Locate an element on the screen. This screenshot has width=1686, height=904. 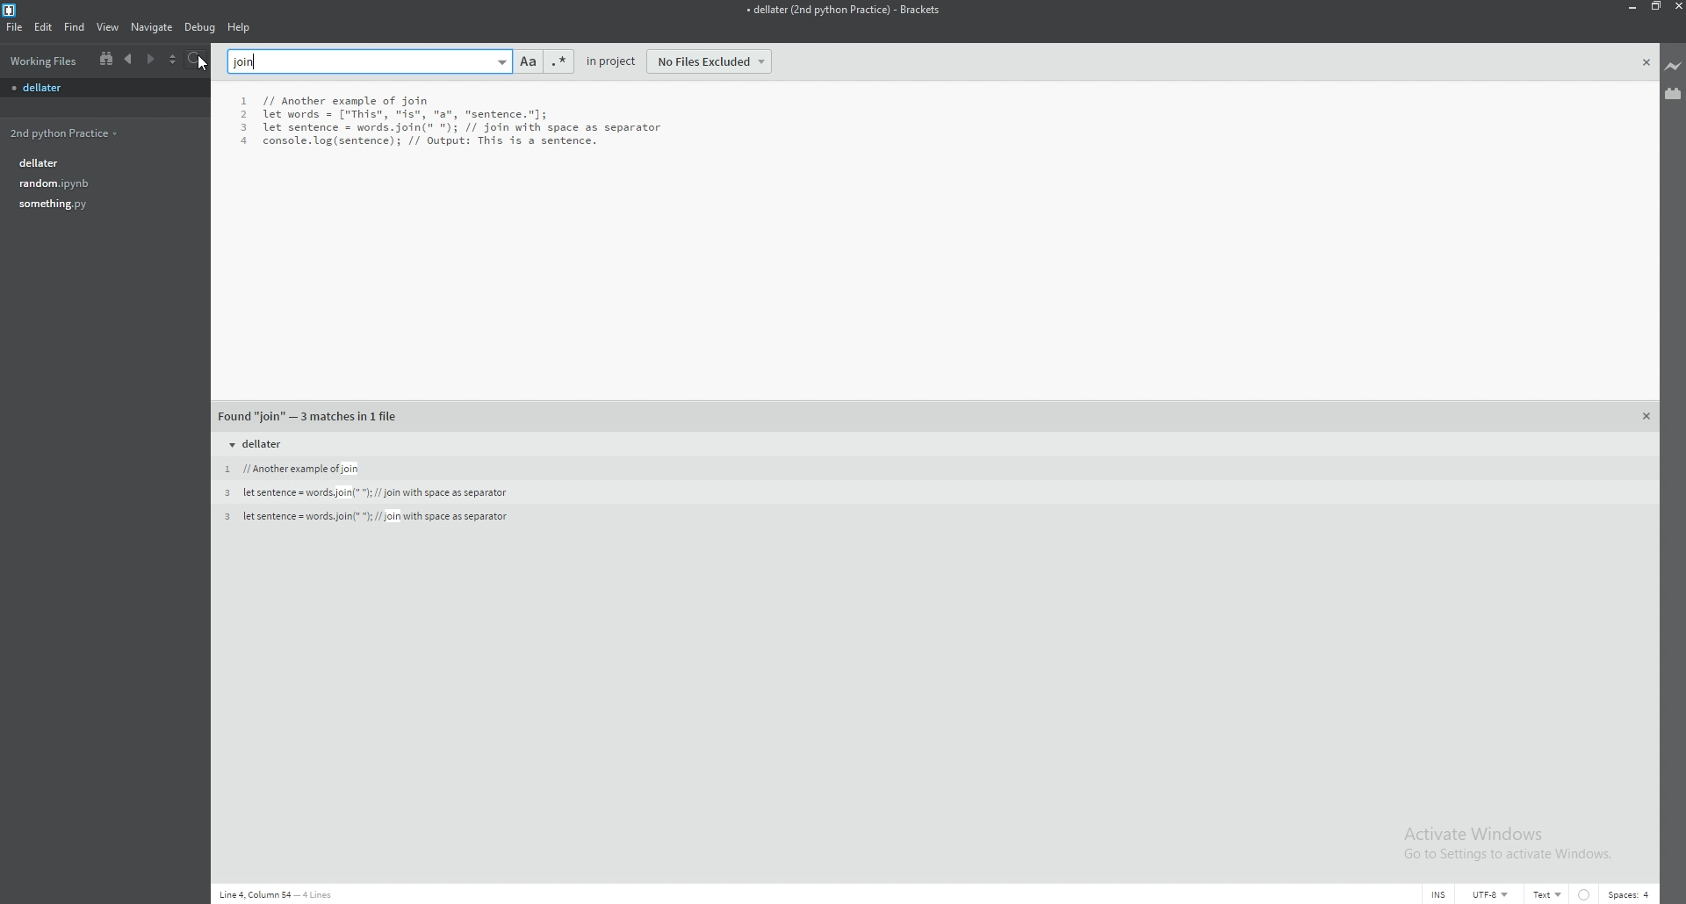
cursor is located at coordinates (202, 61).